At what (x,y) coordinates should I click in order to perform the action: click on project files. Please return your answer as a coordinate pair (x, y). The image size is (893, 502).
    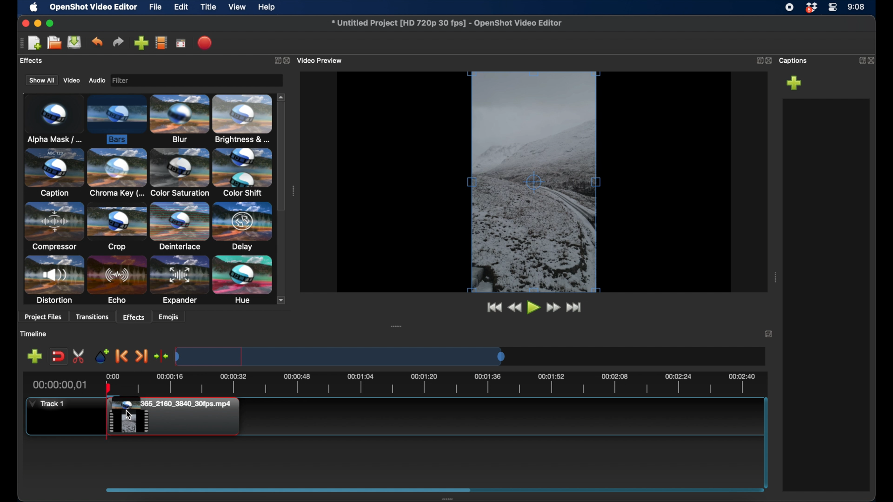
    Looking at the image, I should click on (44, 318).